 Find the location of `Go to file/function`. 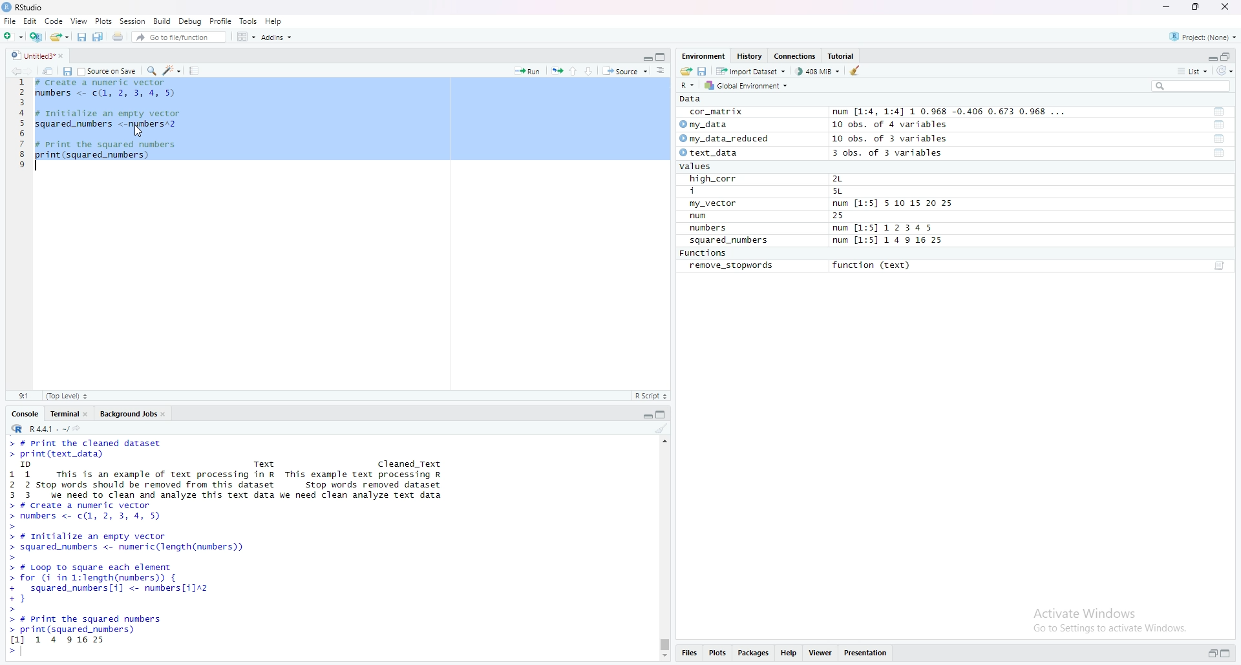

Go to file/function is located at coordinates (178, 36).